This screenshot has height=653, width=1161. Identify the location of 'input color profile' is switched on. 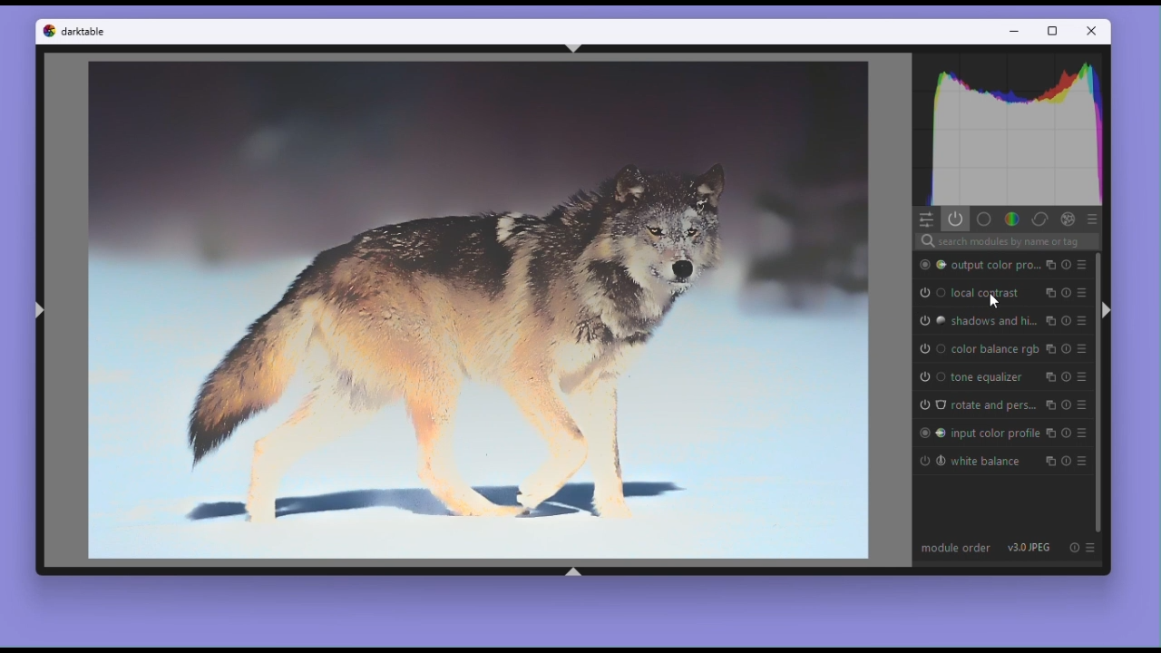
(931, 433).